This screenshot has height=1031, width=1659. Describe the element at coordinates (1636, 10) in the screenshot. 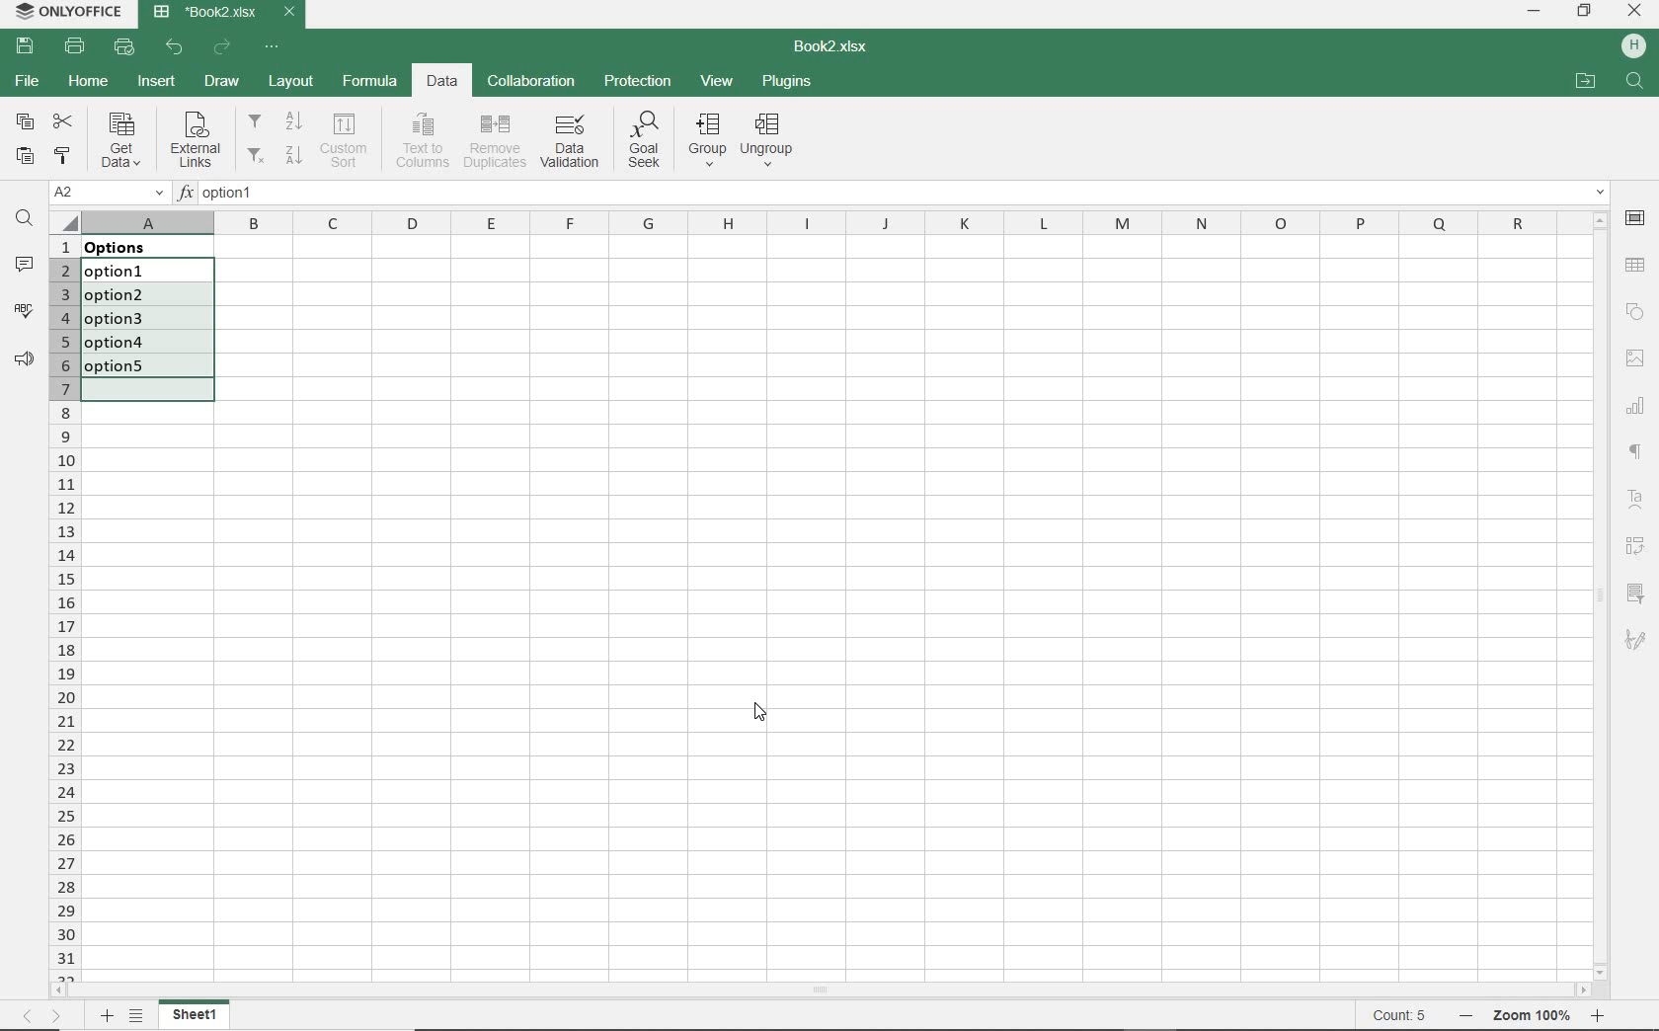

I see `CLOSE` at that location.